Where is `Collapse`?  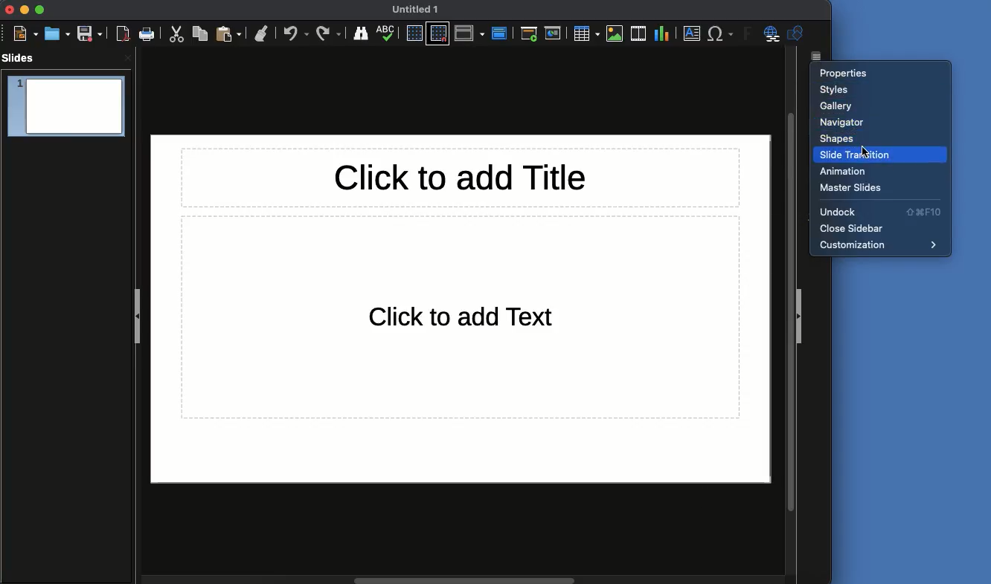 Collapse is located at coordinates (136, 314).